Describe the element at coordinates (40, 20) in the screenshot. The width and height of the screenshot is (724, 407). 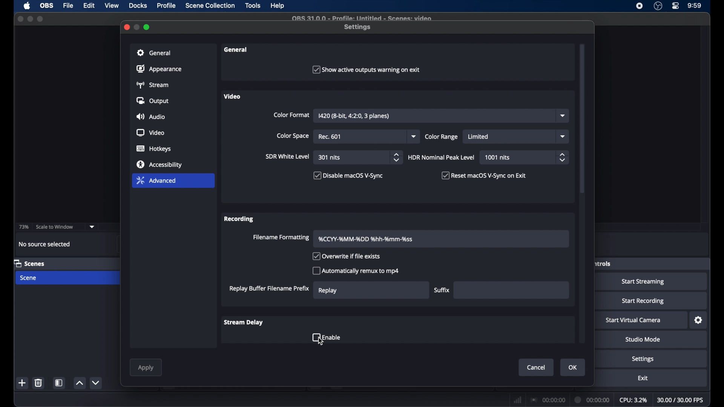
I see `maximize` at that location.